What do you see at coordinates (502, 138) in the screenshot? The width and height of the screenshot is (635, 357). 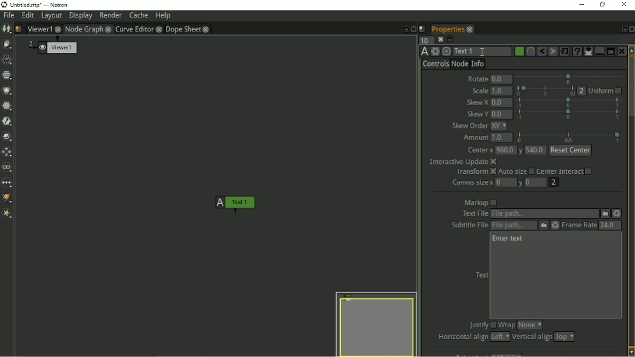 I see `1.0` at bounding box center [502, 138].